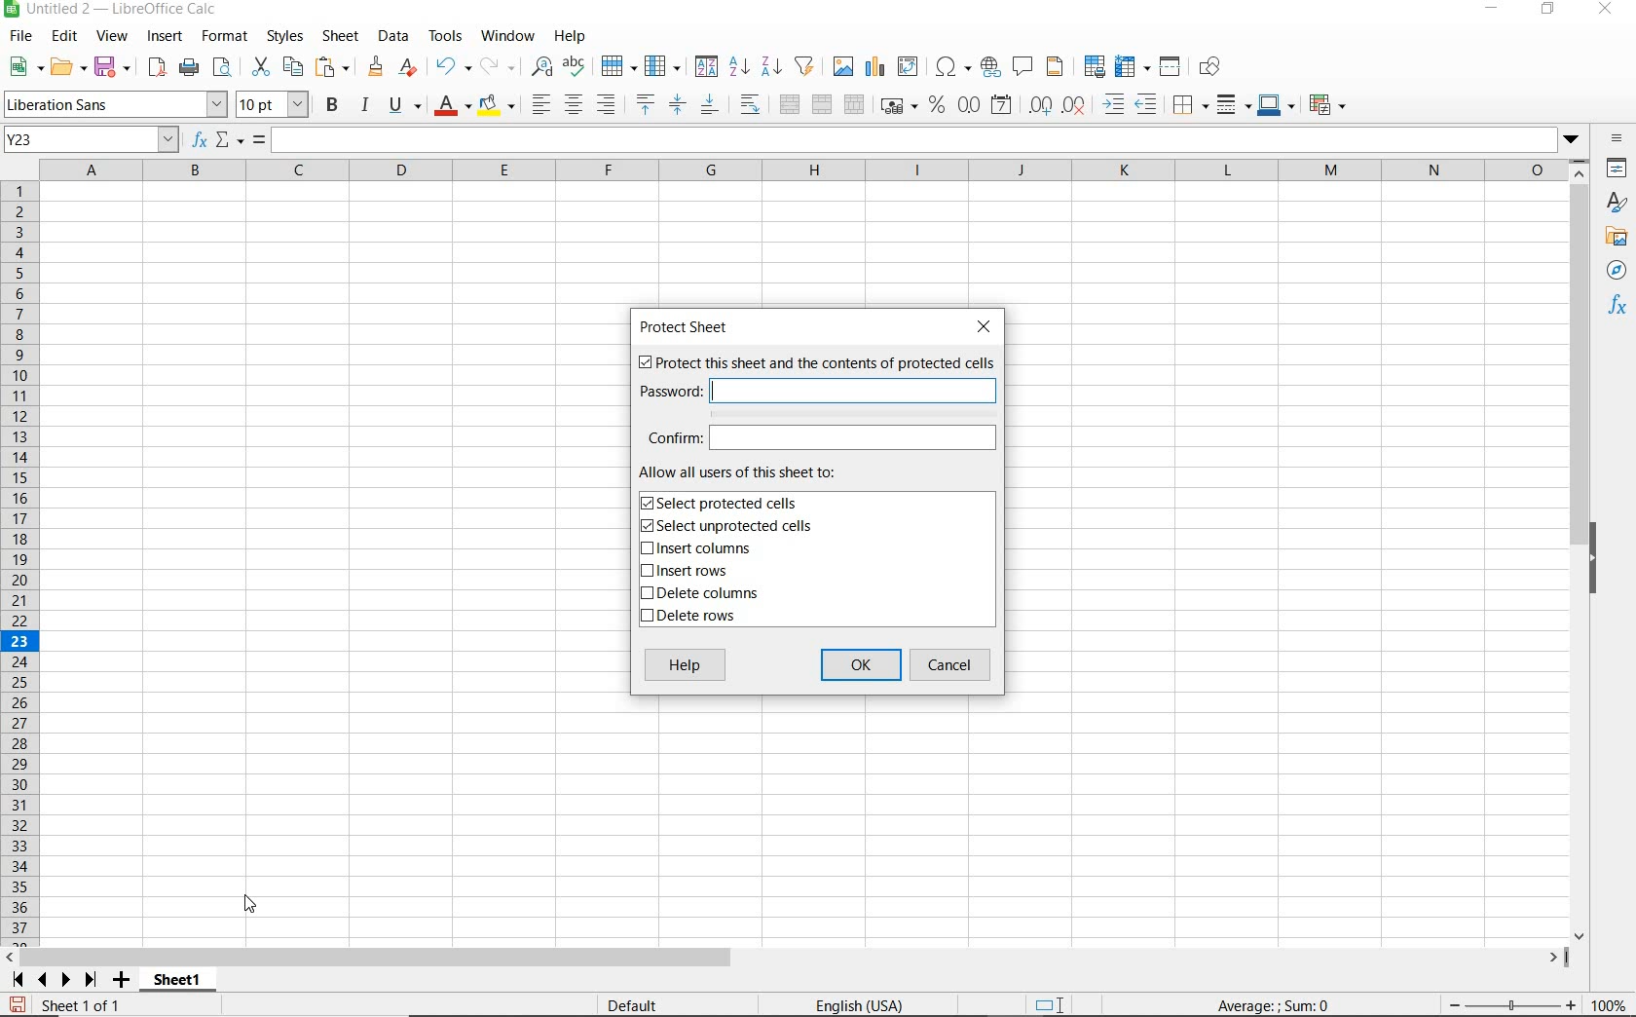 The height and width of the screenshot is (1017, 1636). Describe the element at coordinates (497, 104) in the screenshot. I see `BACKGROUND COLOR` at that location.